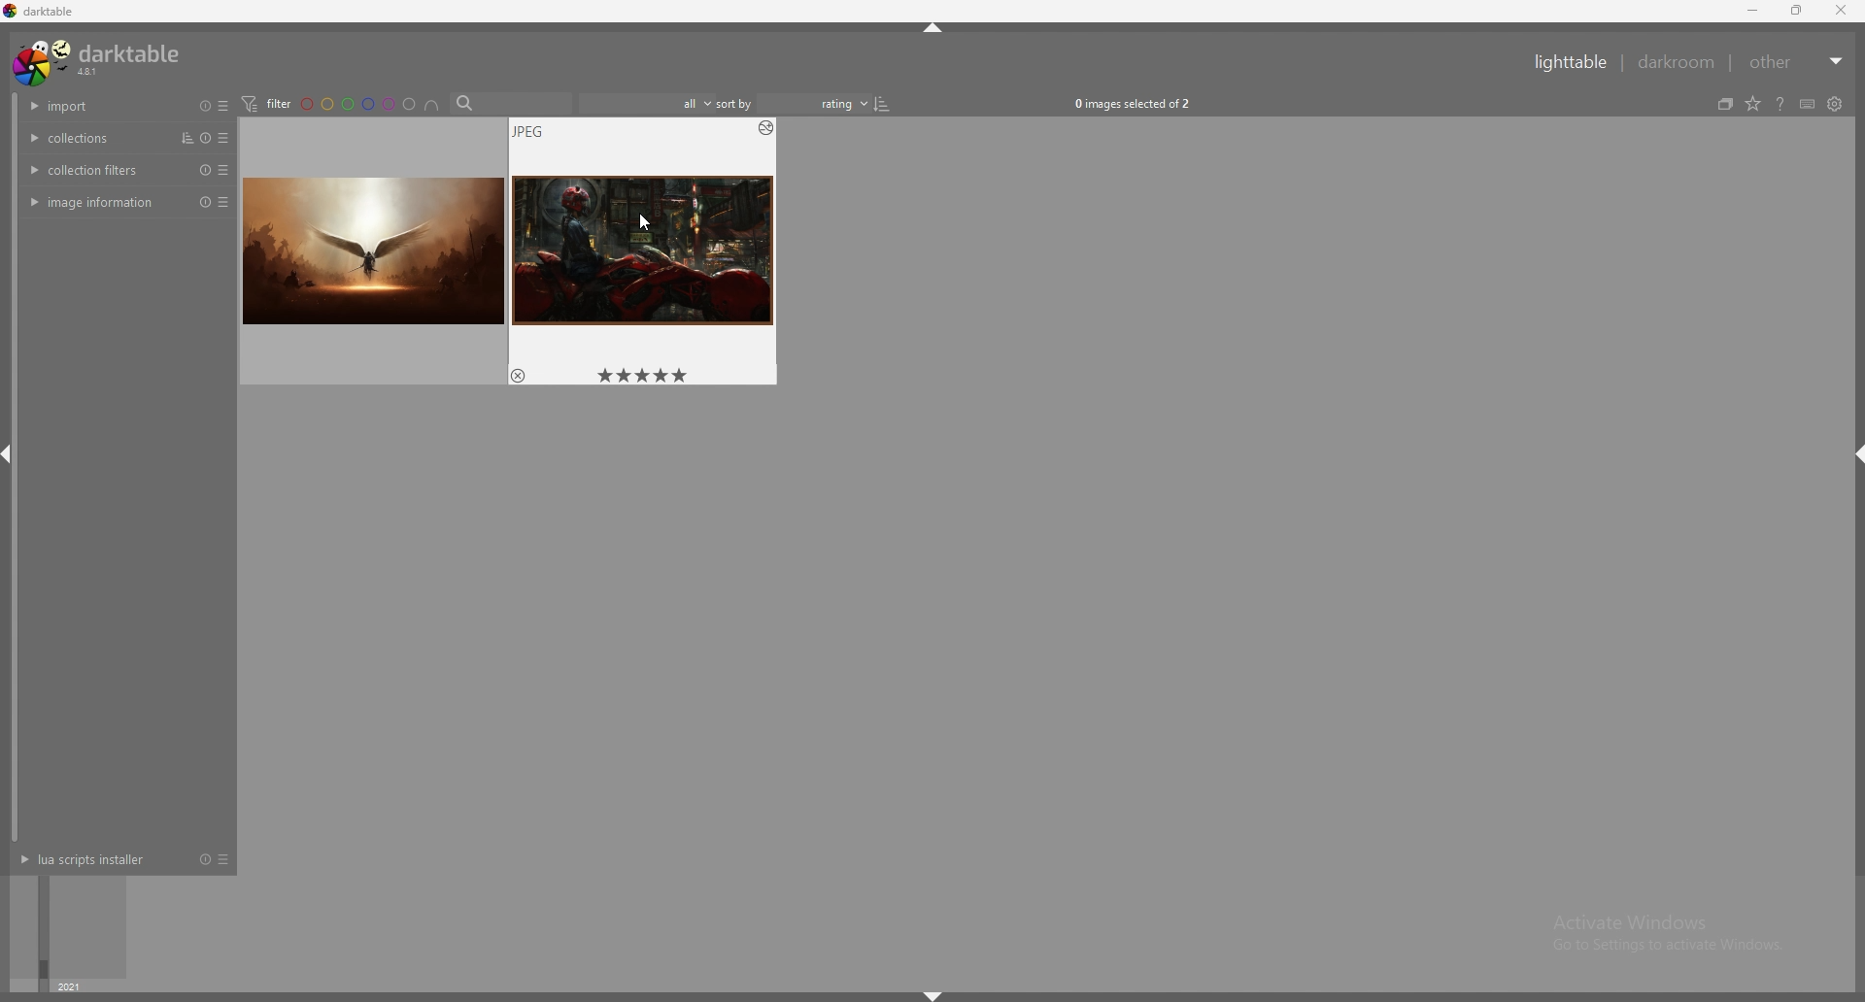 Image resolution: width=1865 pixels, height=1002 pixels. Describe the element at coordinates (205, 202) in the screenshot. I see `reset` at that location.